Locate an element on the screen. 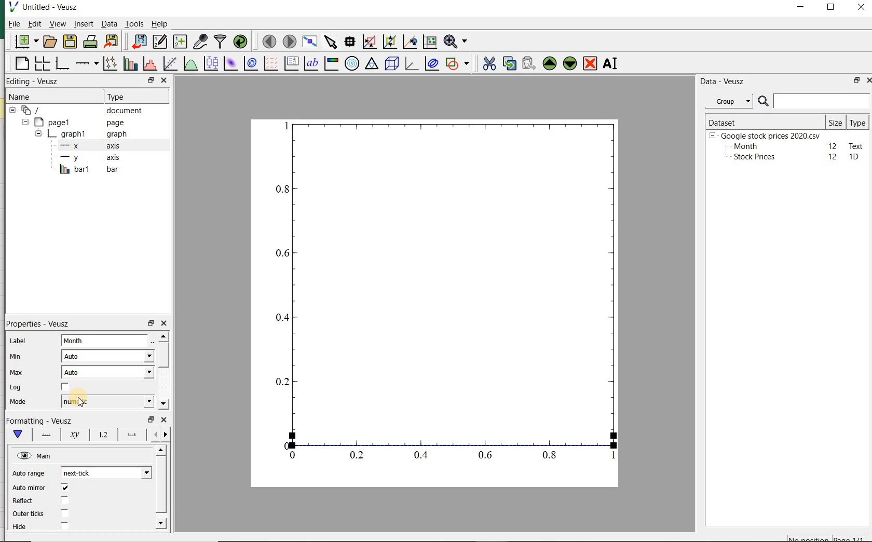 This screenshot has width=872, height=542. Type is located at coordinates (857, 122).